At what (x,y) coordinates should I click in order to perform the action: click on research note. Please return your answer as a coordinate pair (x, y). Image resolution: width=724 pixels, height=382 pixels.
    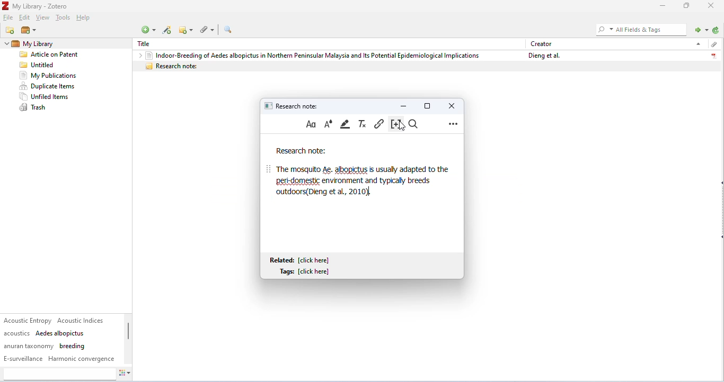
    Looking at the image, I should click on (301, 151).